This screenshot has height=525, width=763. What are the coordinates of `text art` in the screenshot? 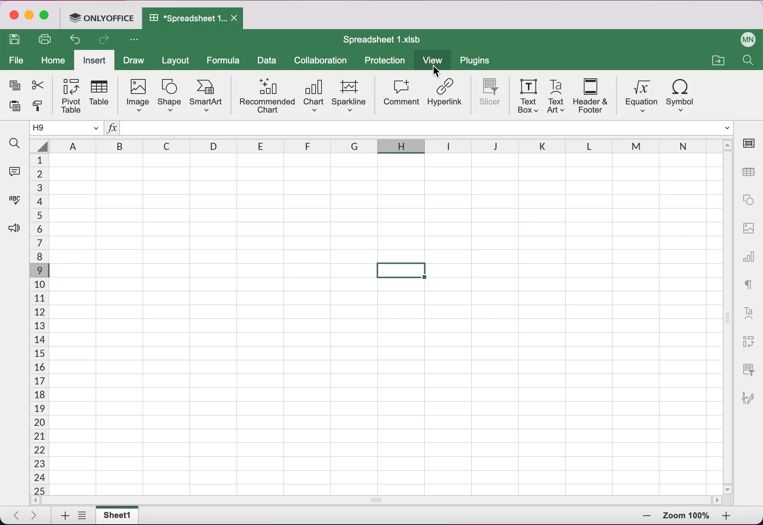 It's located at (750, 312).